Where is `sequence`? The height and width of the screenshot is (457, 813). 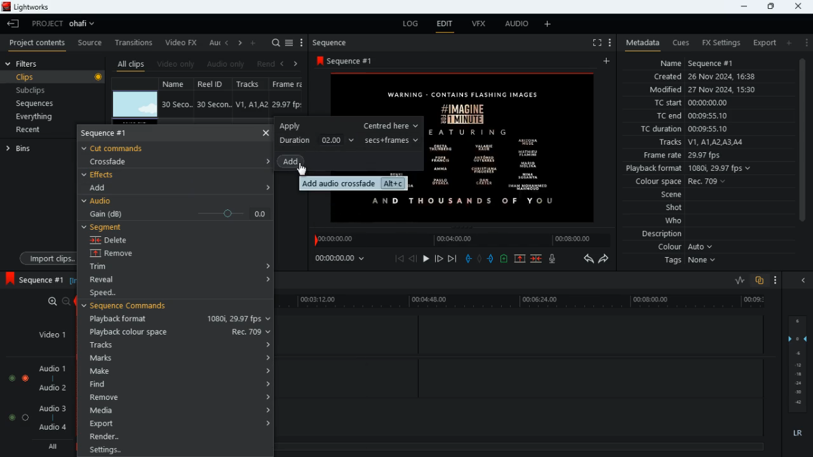
sequence is located at coordinates (354, 60).